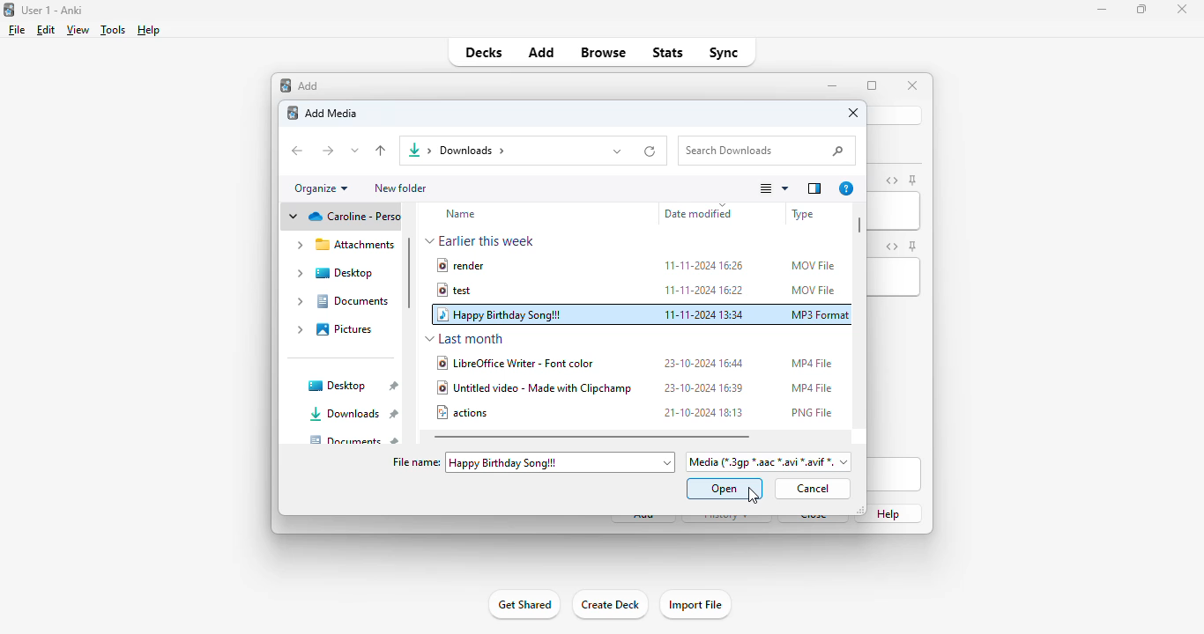 The width and height of the screenshot is (1204, 634). Describe the element at coordinates (706, 314) in the screenshot. I see `11-11-2024` at that location.